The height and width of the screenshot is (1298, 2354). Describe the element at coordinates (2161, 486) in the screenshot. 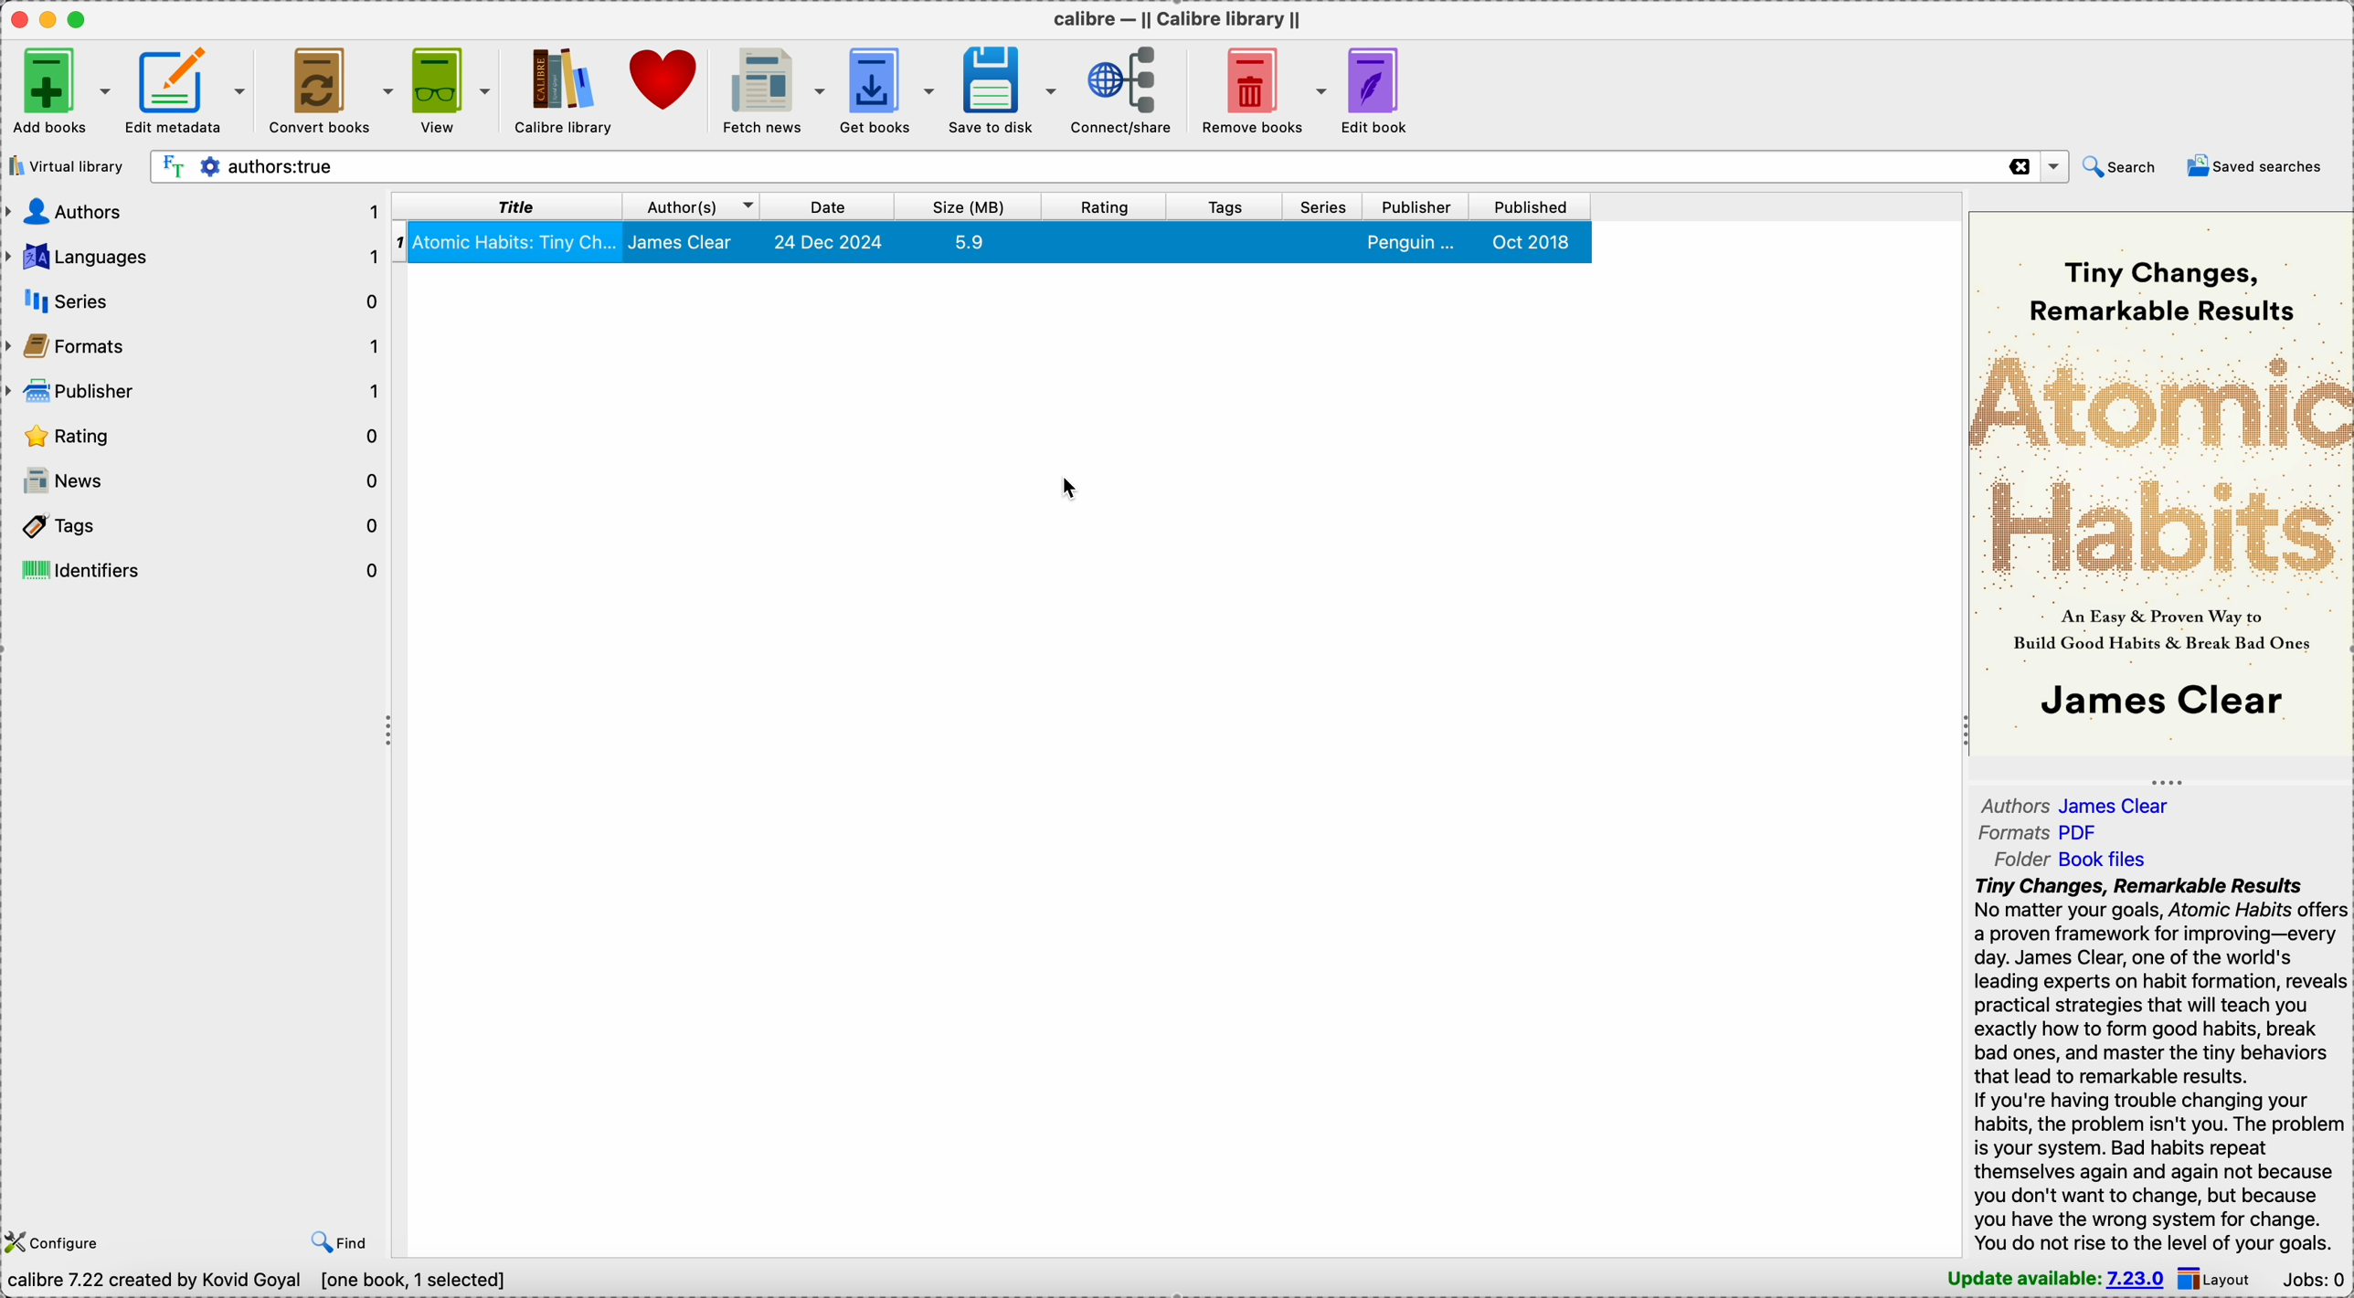

I see `Atomic Habits - book cover preview` at that location.